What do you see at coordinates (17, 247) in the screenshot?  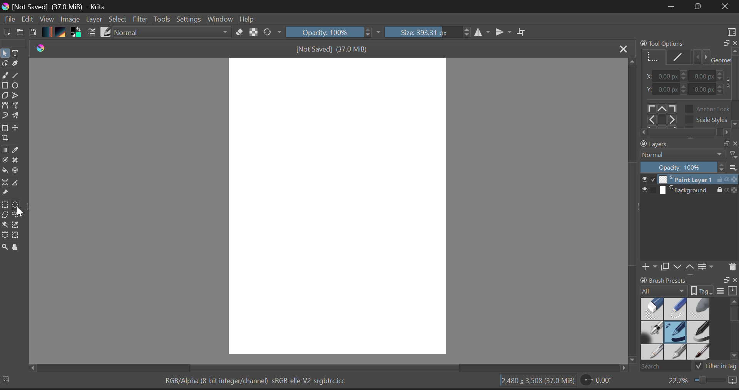 I see `Pan` at bounding box center [17, 247].